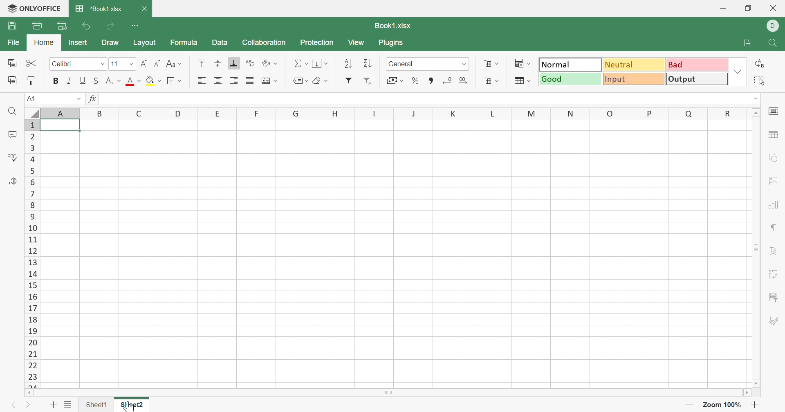 Image resolution: width=785 pixels, height=412 pixels. I want to click on General, so click(401, 64).